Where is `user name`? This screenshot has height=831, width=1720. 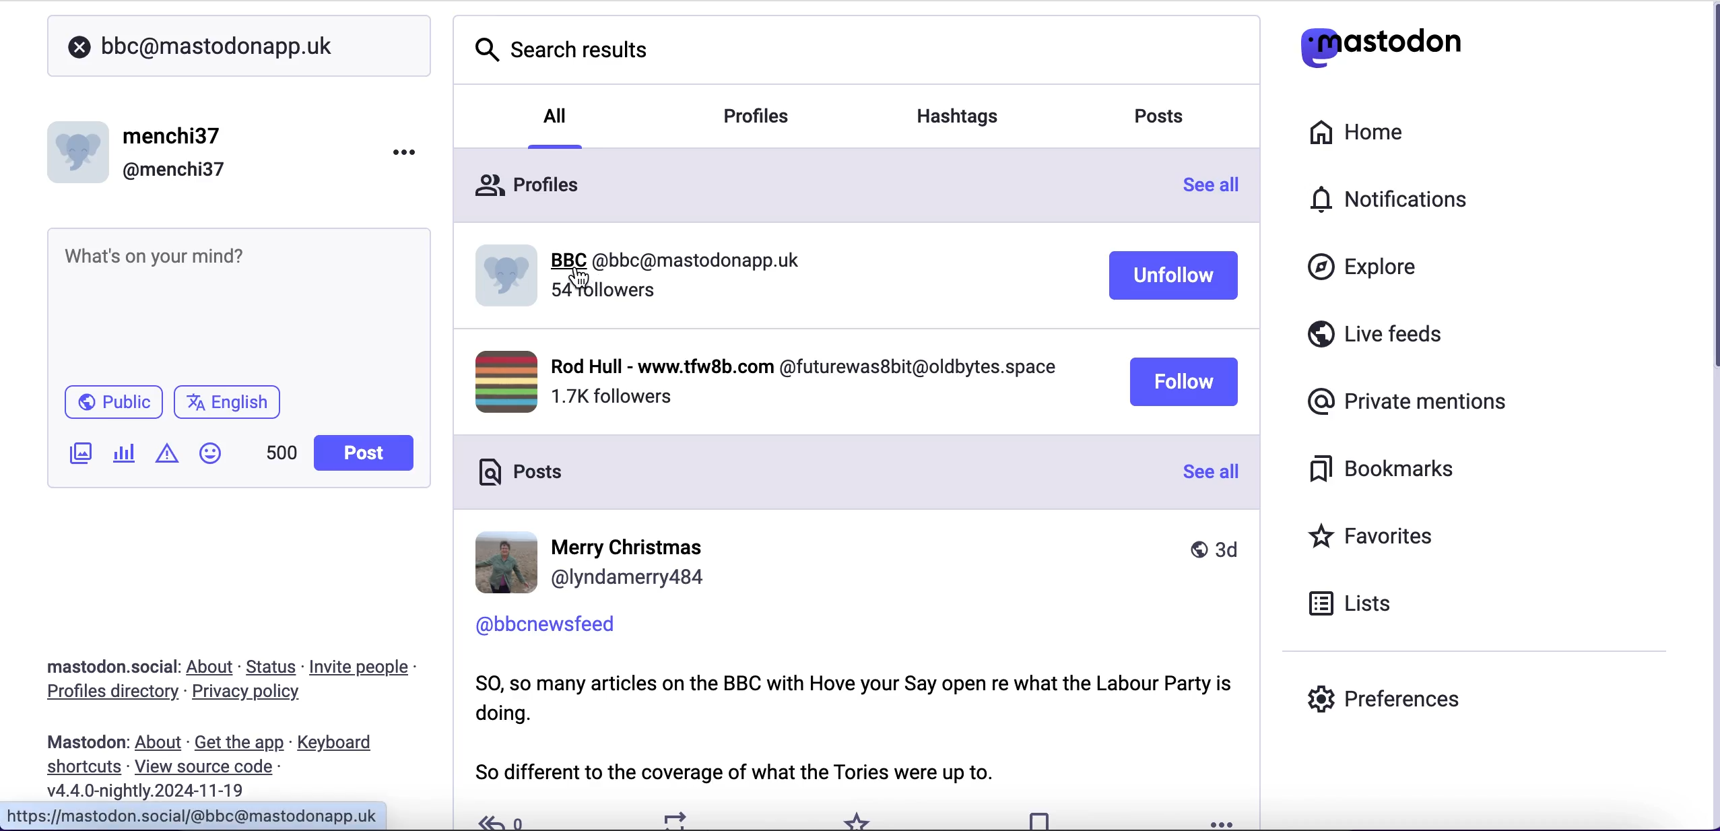 user name is located at coordinates (140, 152).